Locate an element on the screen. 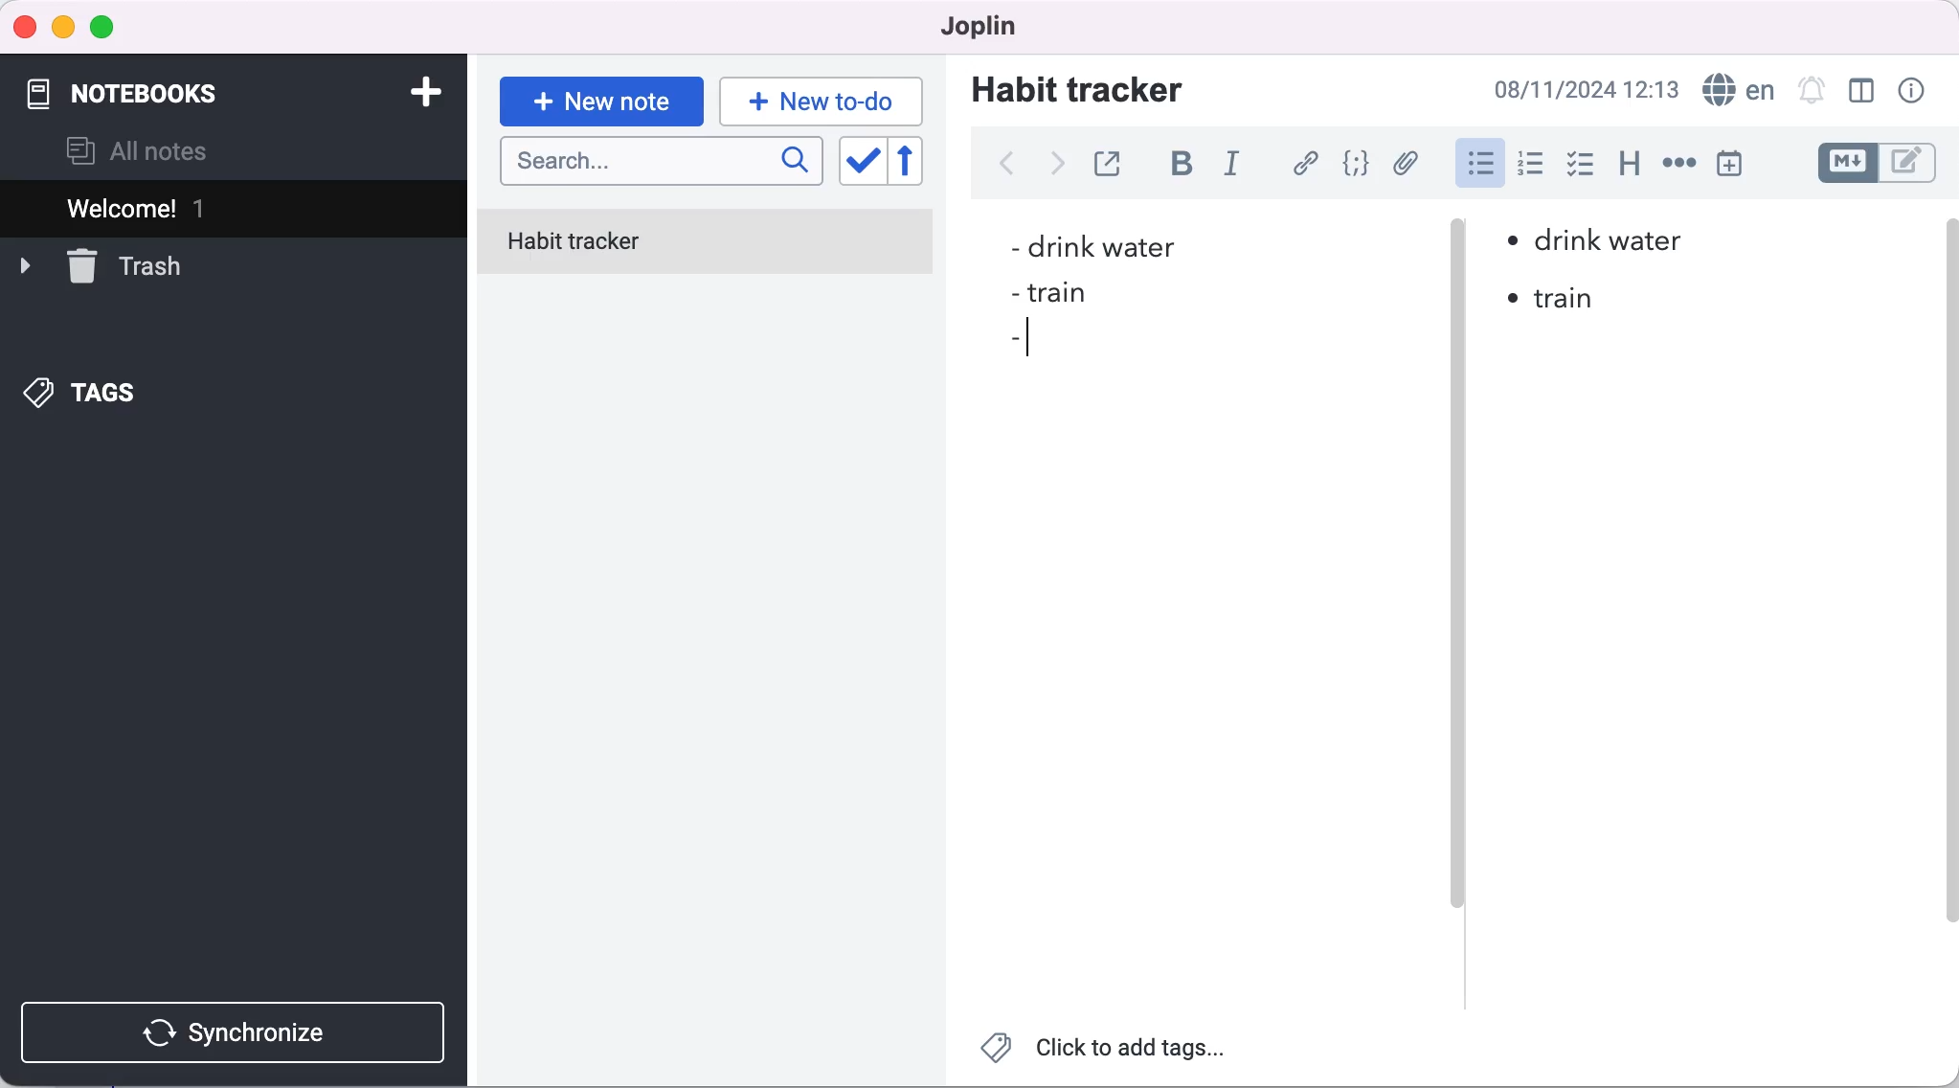 The width and height of the screenshot is (1959, 1088). close is located at coordinates (26, 26).